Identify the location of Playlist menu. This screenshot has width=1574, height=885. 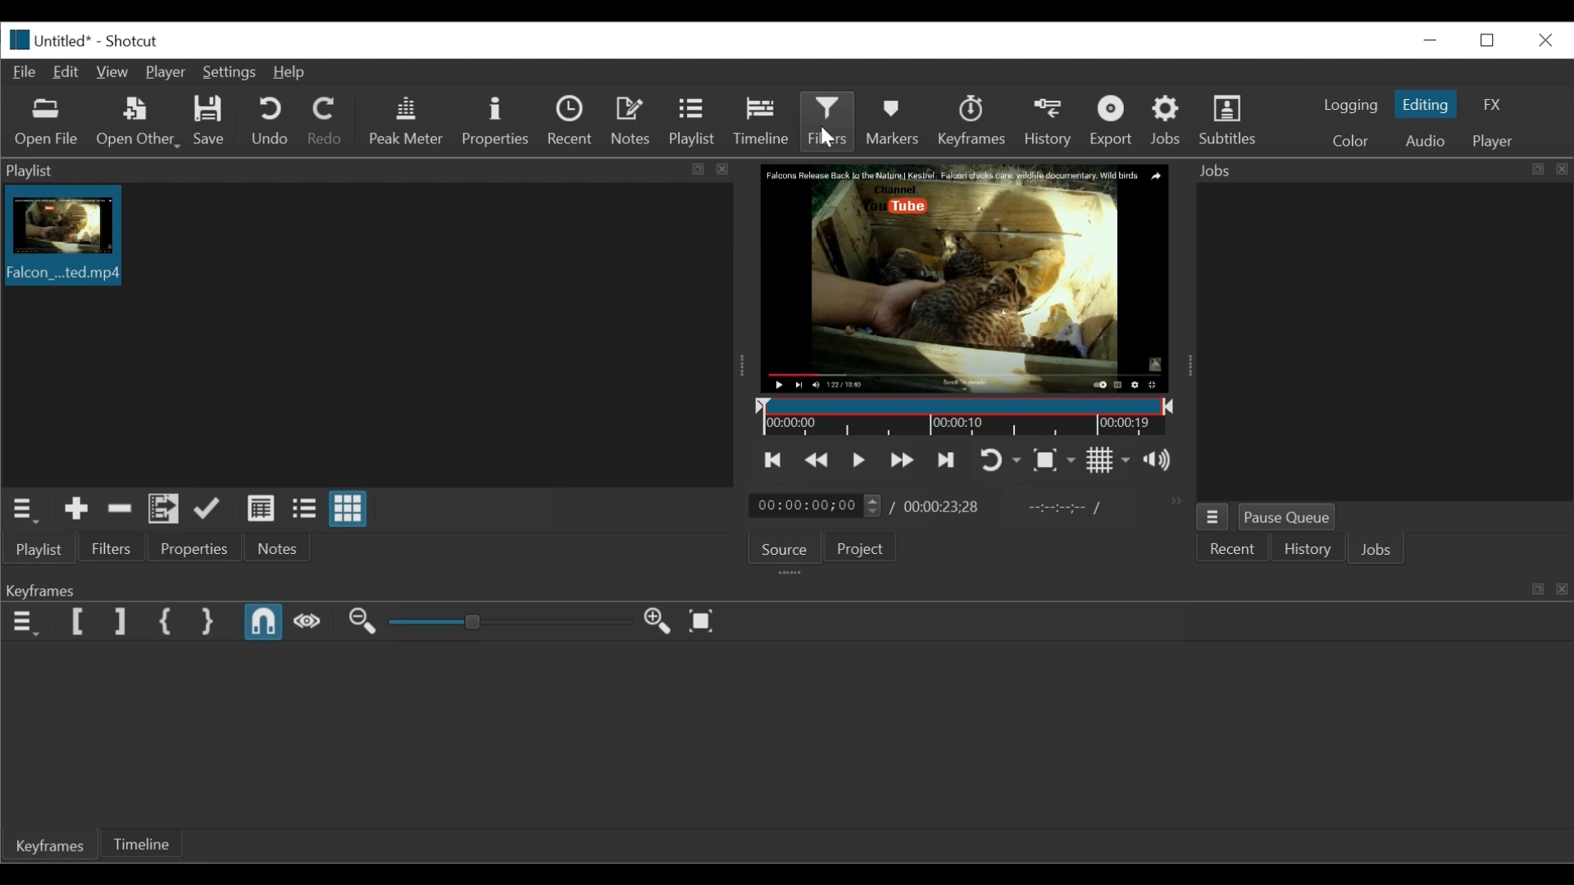
(39, 550).